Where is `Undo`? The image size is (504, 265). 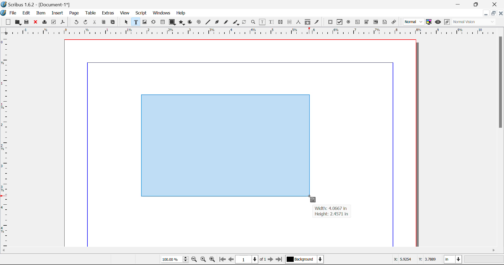
Undo is located at coordinates (75, 22).